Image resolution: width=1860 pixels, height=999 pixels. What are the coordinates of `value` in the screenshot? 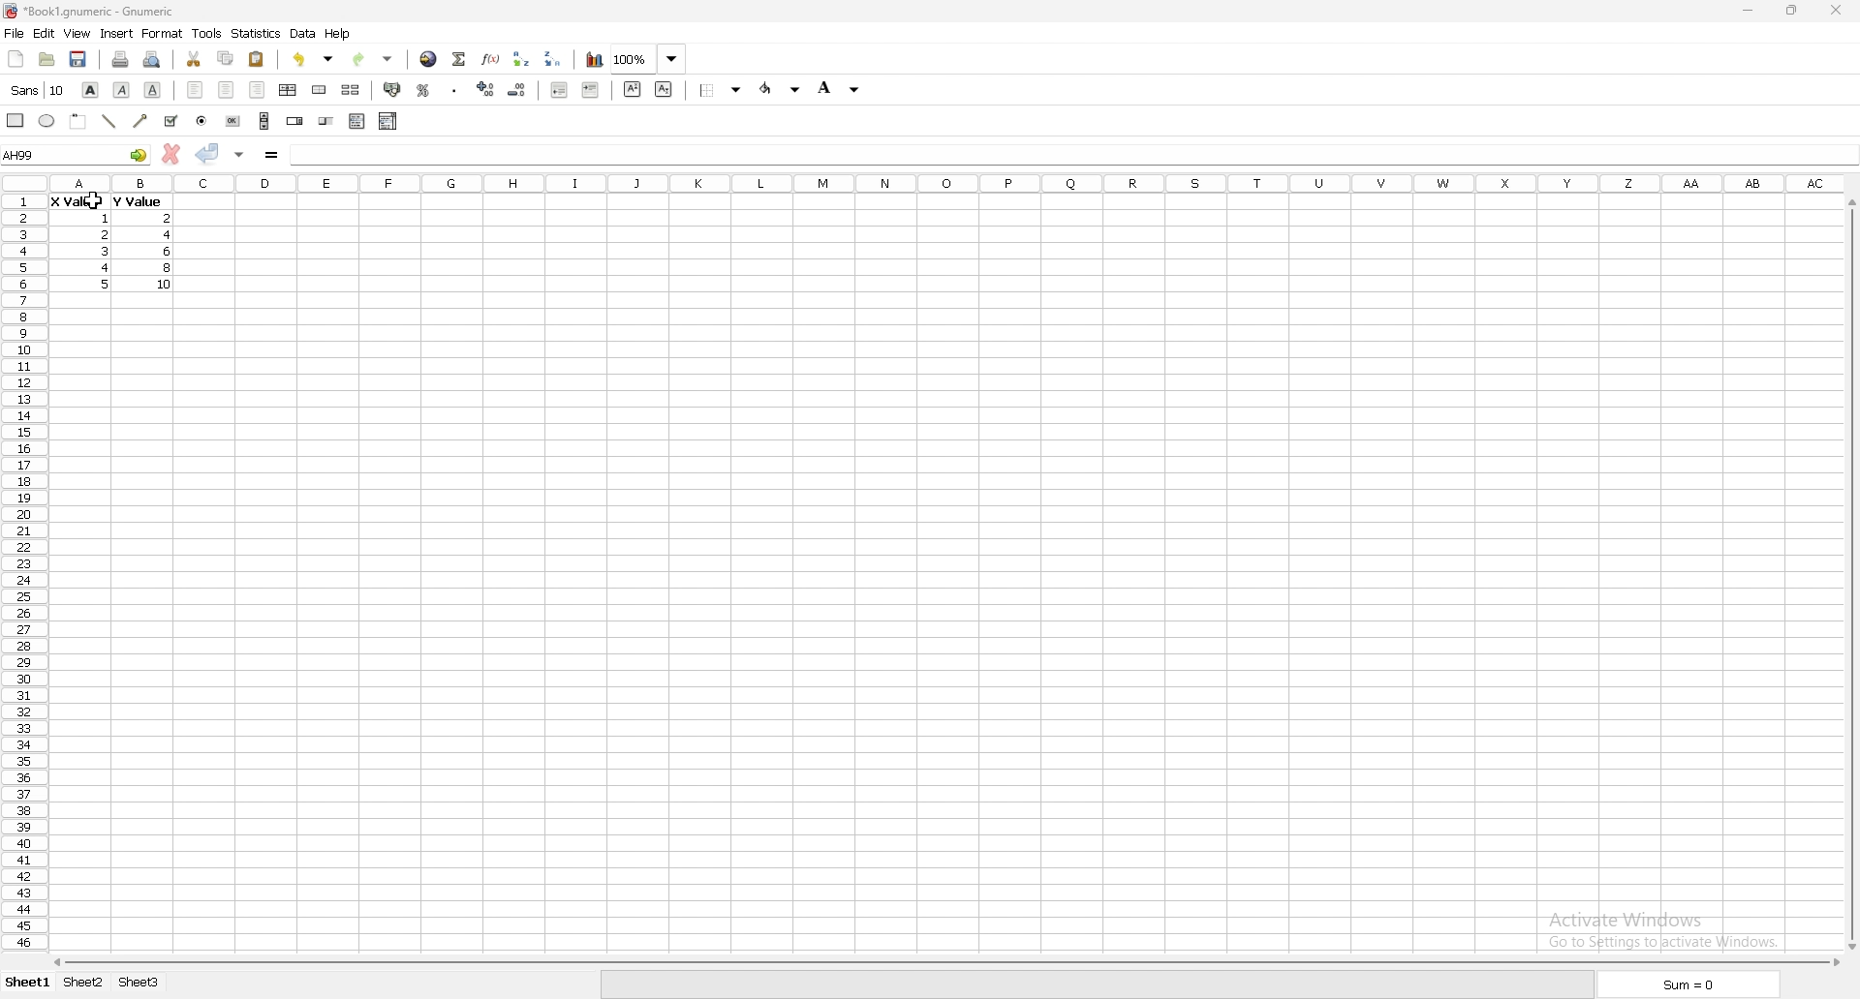 It's located at (75, 203).